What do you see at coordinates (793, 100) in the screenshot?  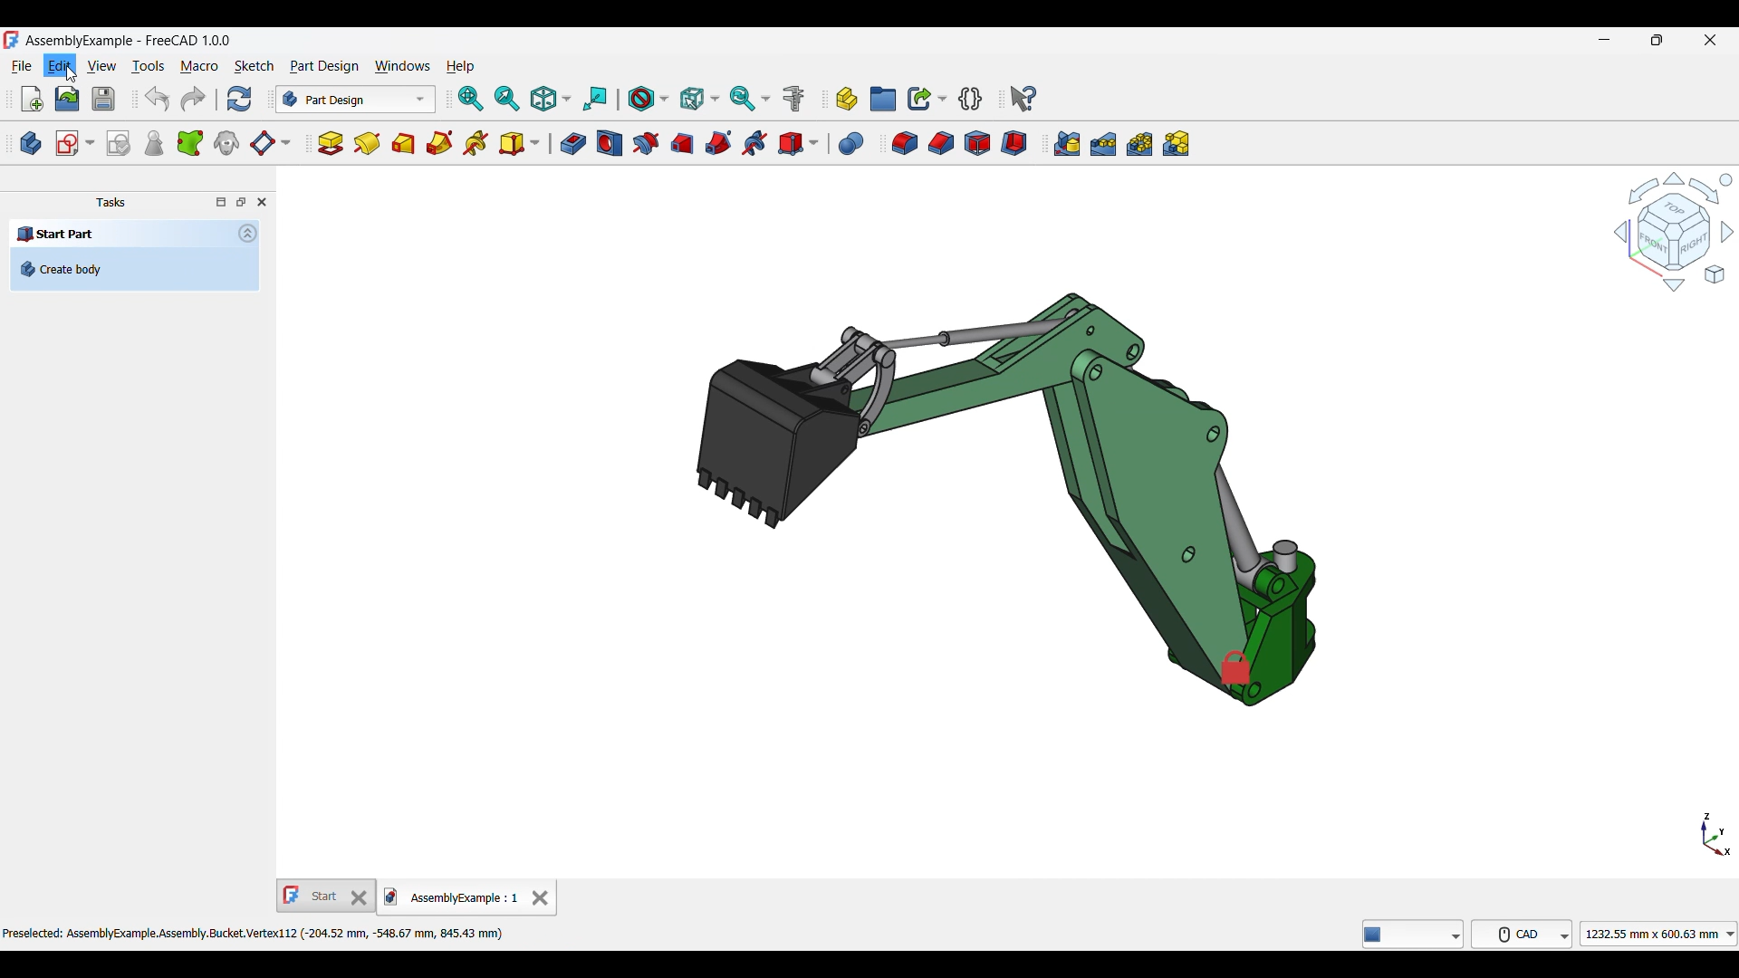 I see `Measure` at bounding box center [793, 100].